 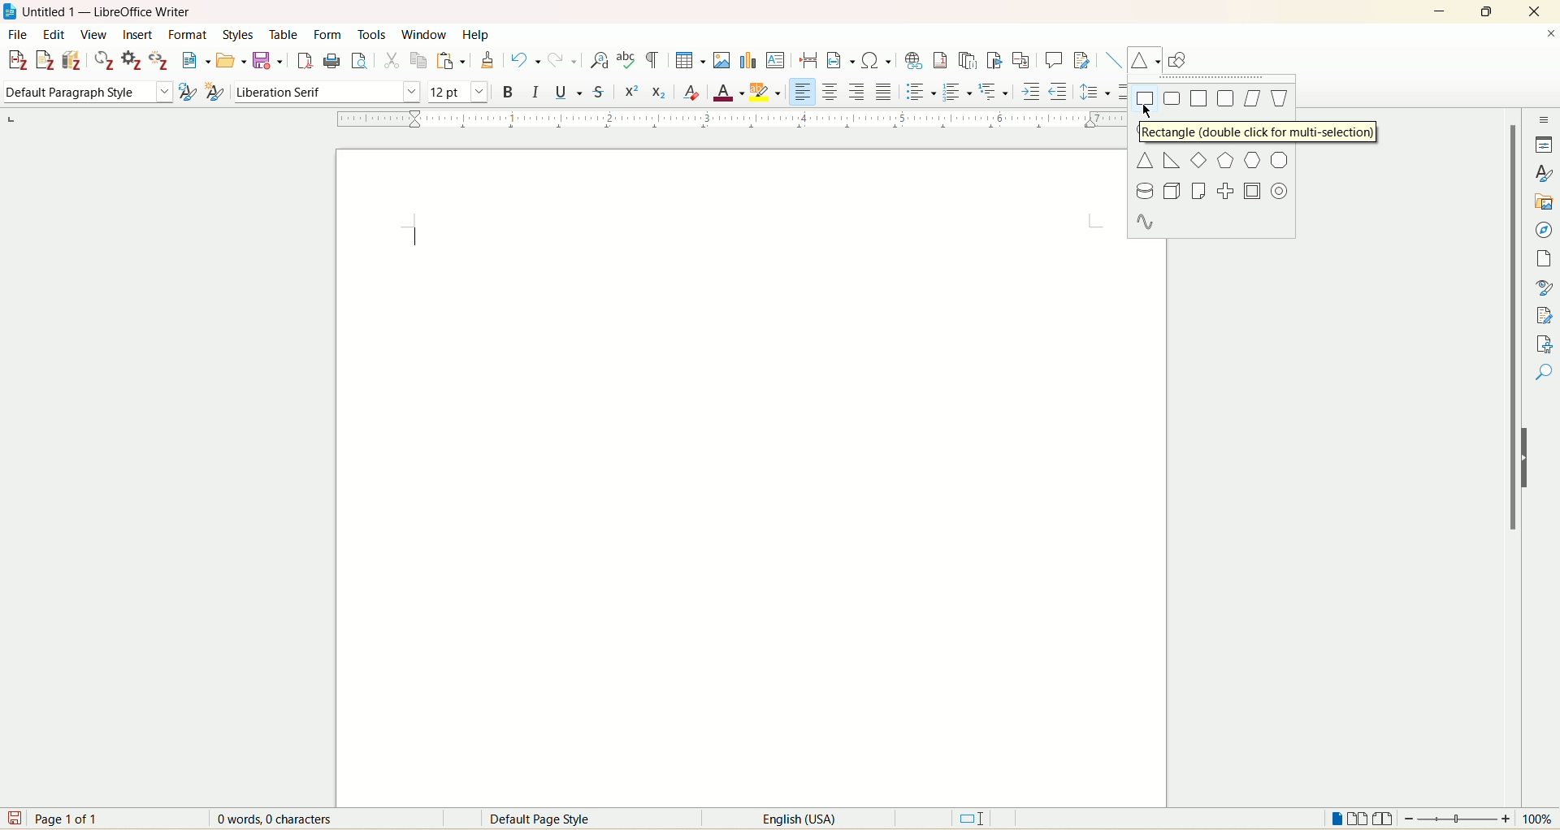 I want to click on styles, so click(x=242, y=35).